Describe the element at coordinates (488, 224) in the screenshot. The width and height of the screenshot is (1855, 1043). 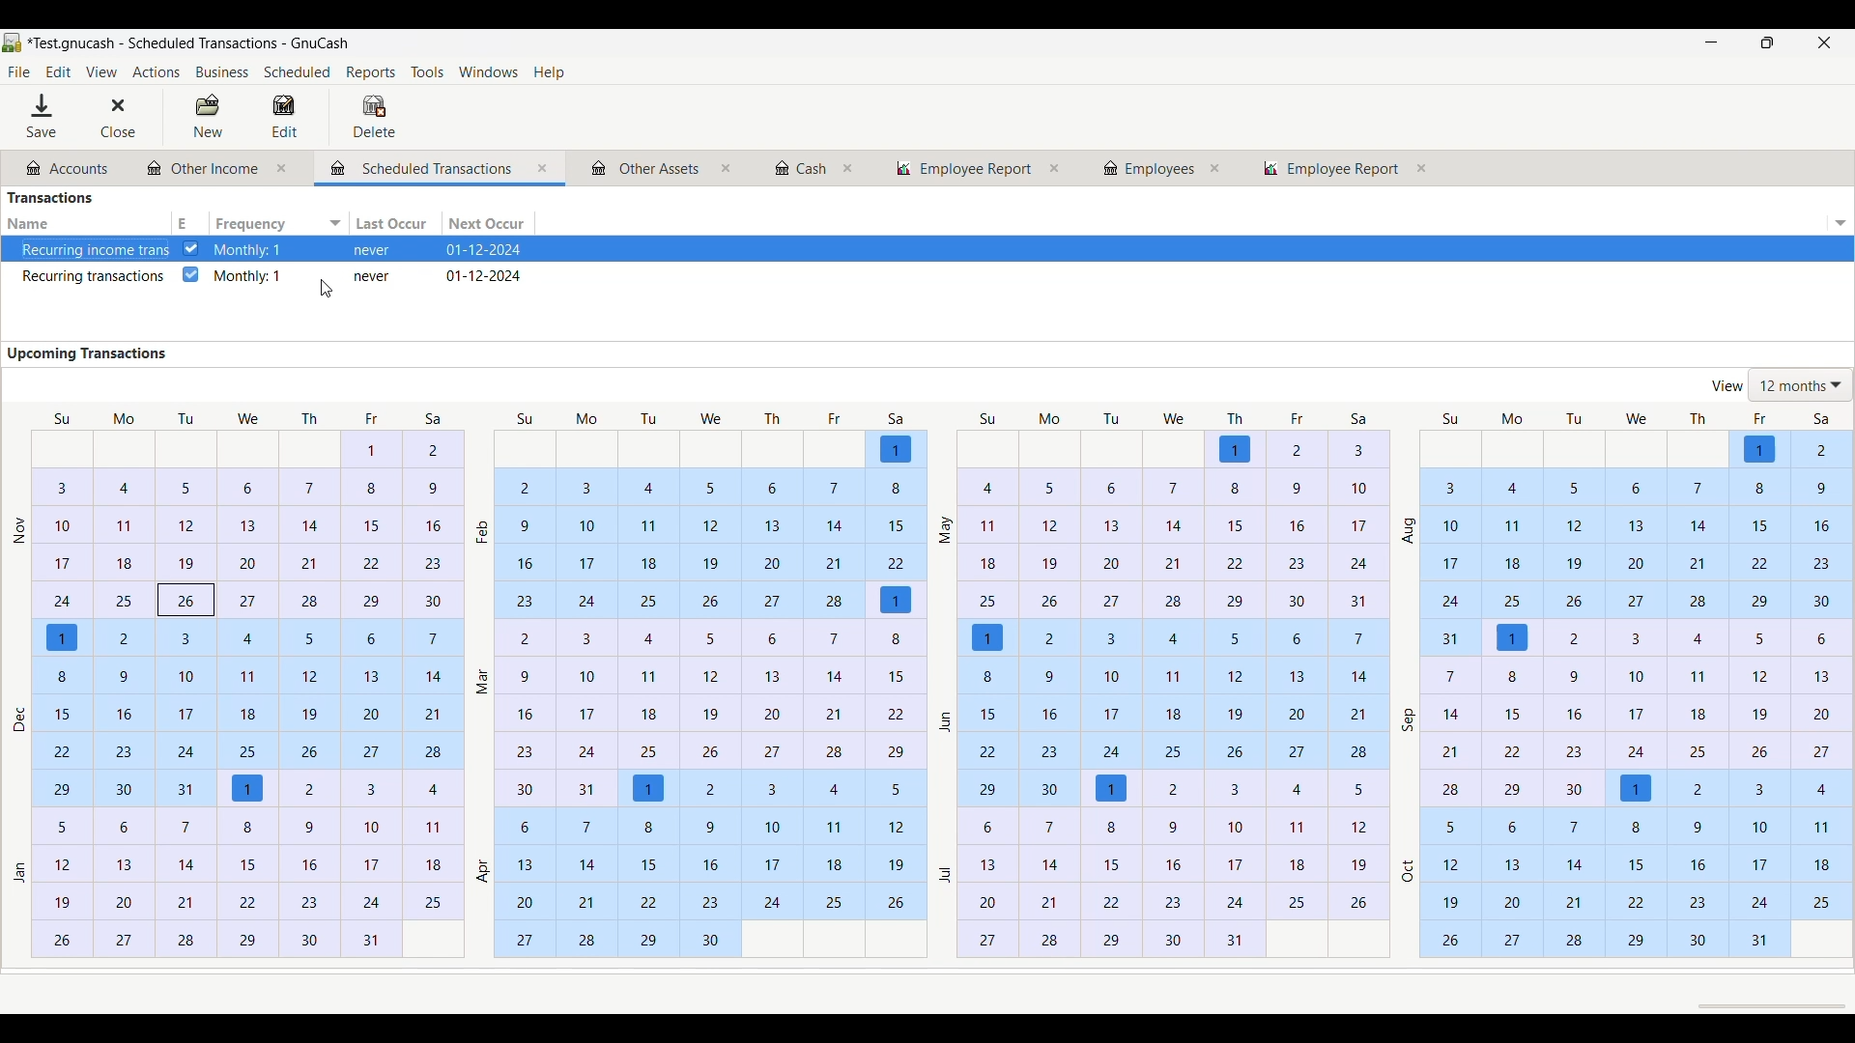
I see `Next occur column` at that location.